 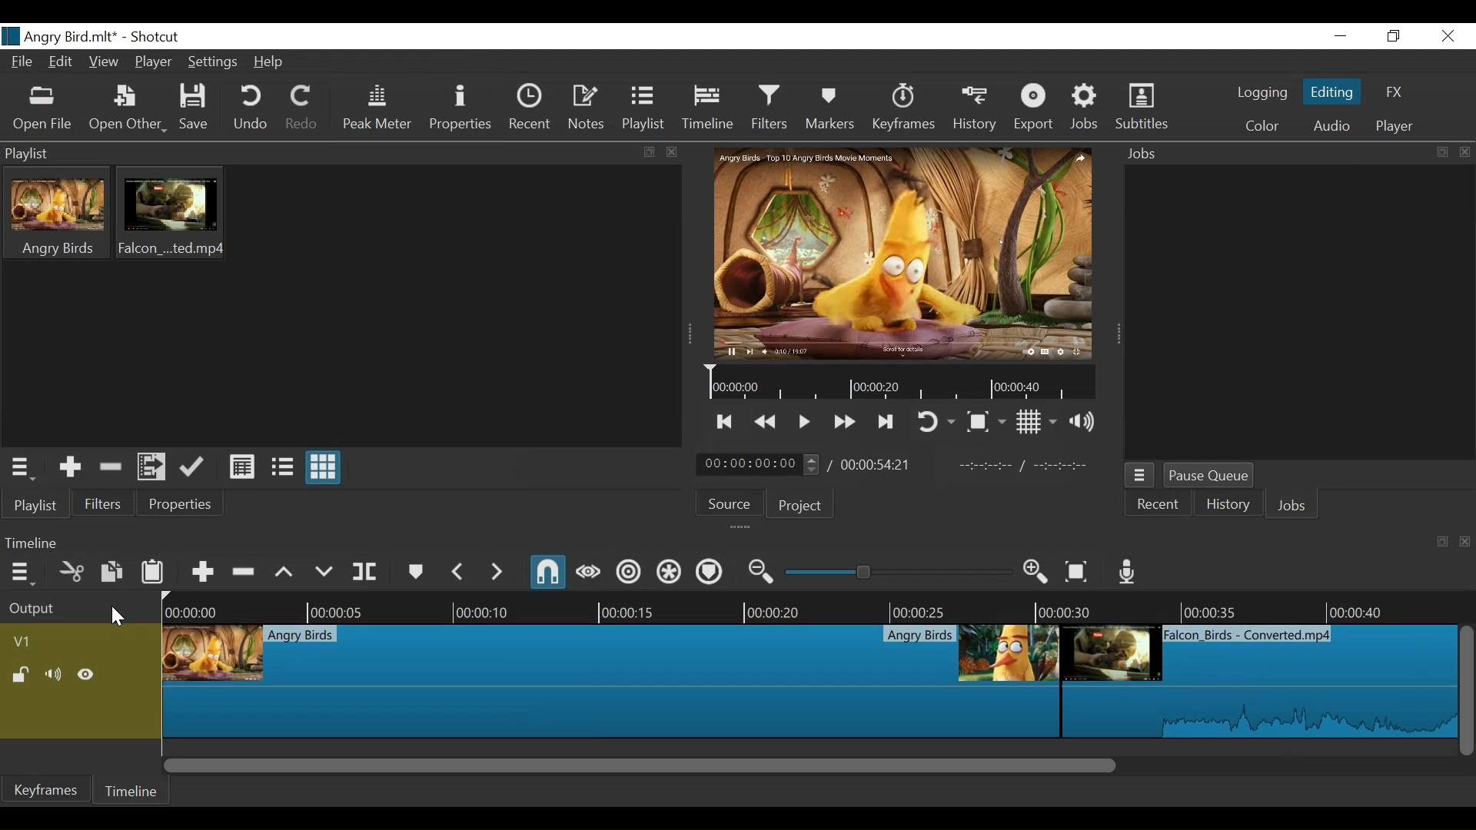 What do you see at coordinates (243, 572) in the screenshot?
I see `Ripple delete` at bounding box center [243, 572].